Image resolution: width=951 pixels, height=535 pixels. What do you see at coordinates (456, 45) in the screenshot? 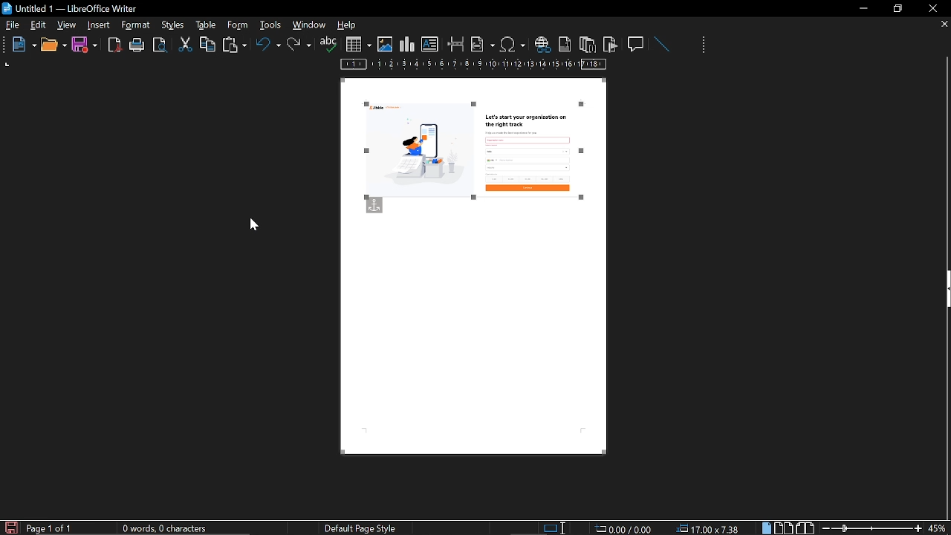
I see `insert page break` at bounding box center [456, 45].